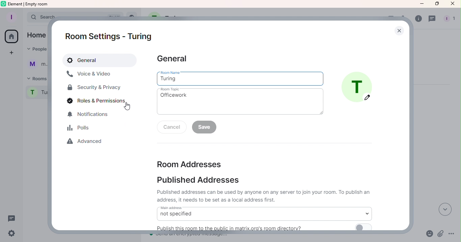 The image size is (461, 242). I want to click on Turing, so click(240, 78).